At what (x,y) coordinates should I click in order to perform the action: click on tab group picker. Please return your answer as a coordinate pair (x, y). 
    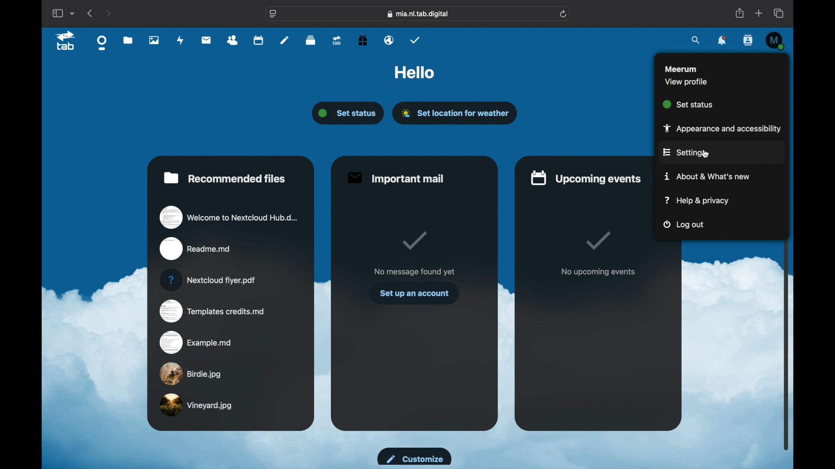
    Looking at the image, I should click on (73, 13).